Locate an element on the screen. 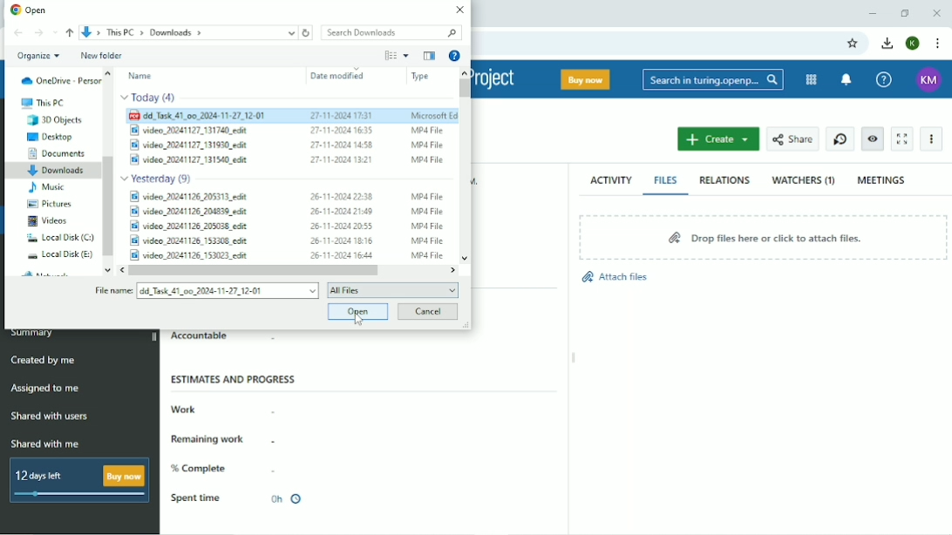 The image size is (952, 535). Forward is located at coordinates (38, 33).